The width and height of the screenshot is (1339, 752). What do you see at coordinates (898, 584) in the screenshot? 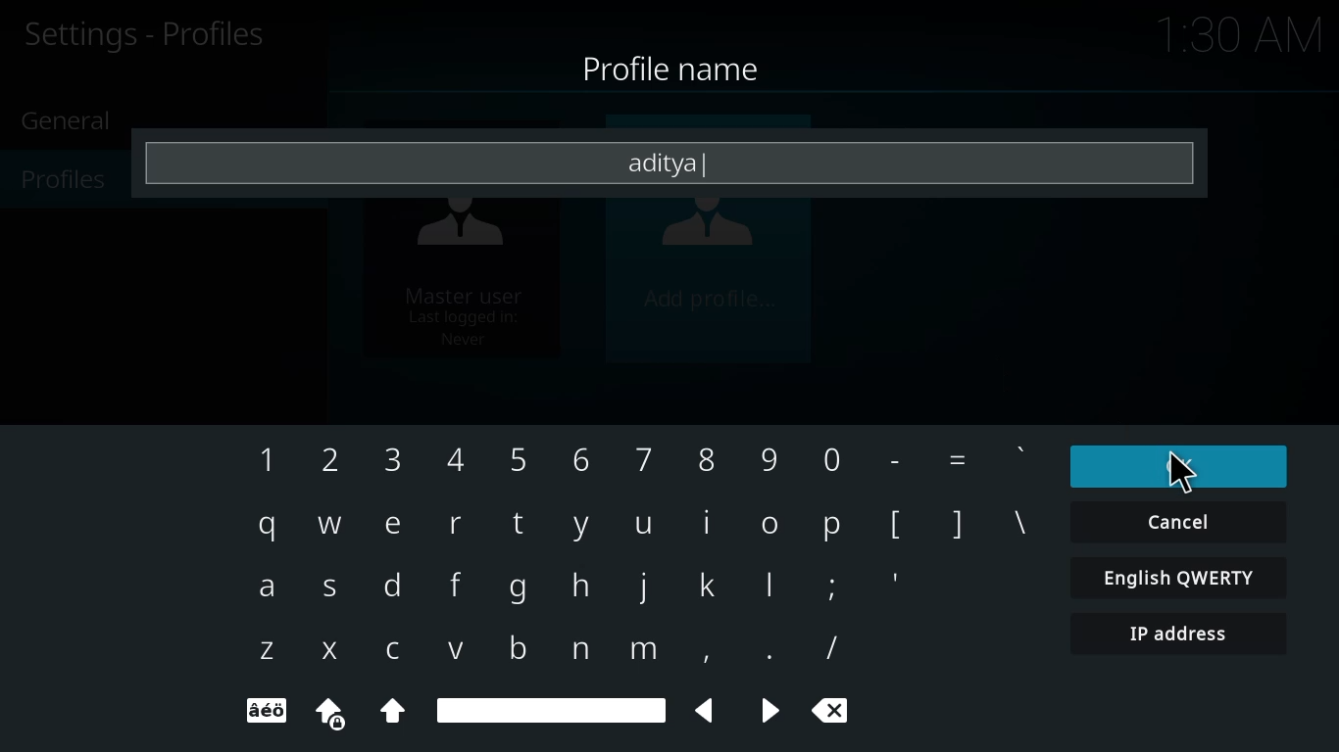
I see `'` at bounding box center [898, 584].